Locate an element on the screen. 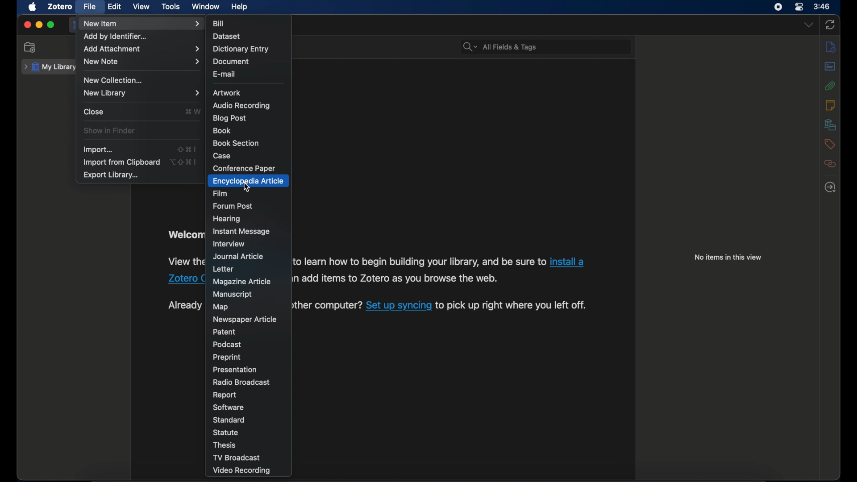 The width and height of the screenshot is (857, 482). dictionary entry is located at coordinates (241, 49).